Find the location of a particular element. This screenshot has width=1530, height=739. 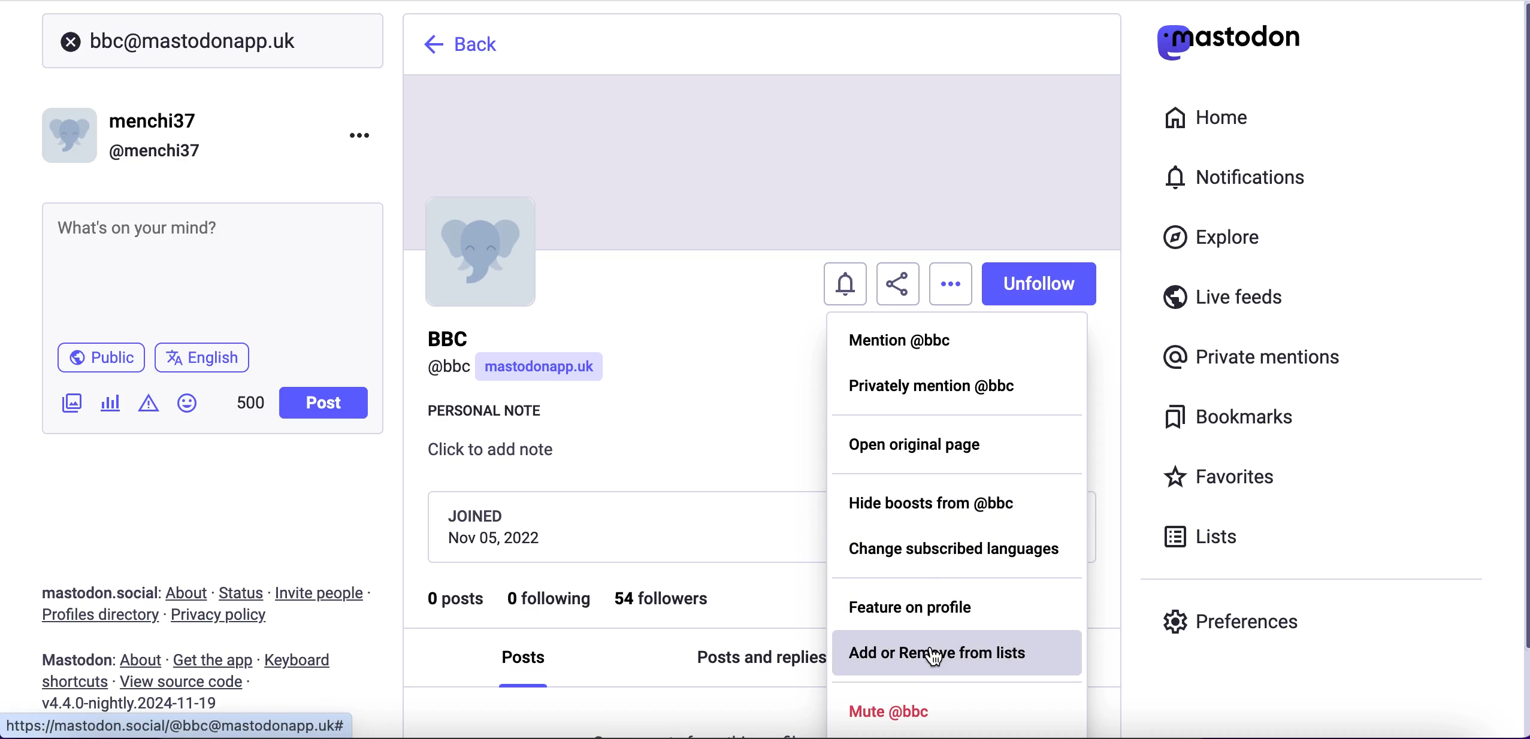

view source code is located at coordinates (186, 683).